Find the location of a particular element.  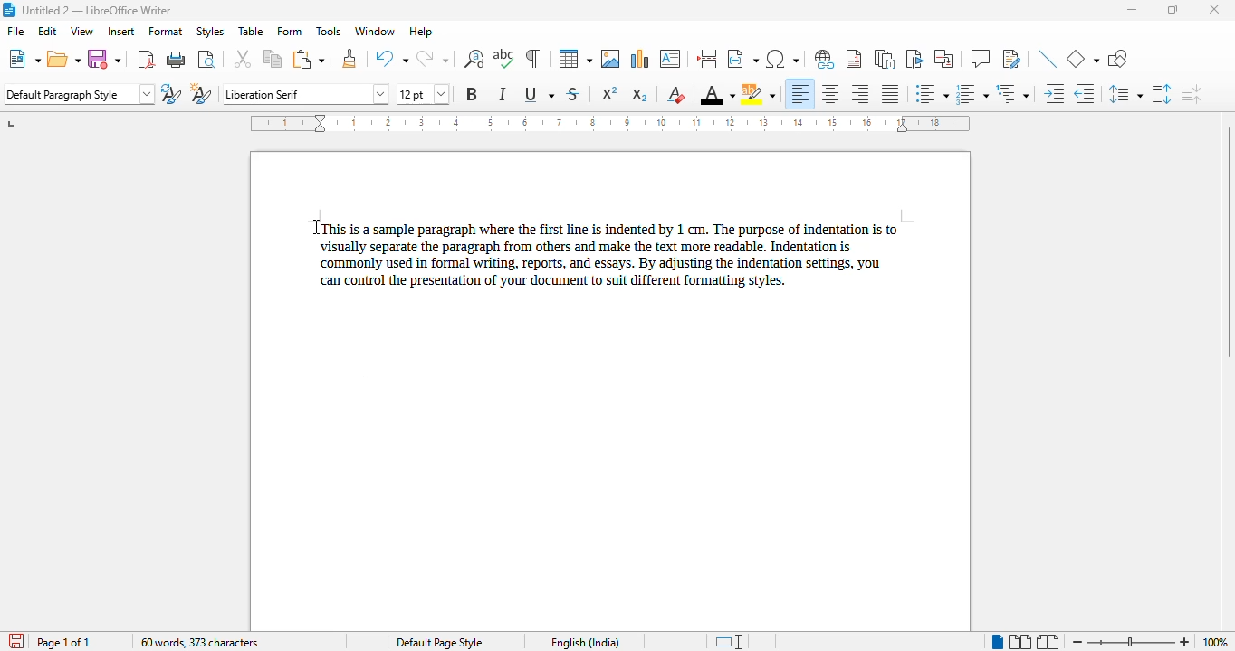

clone formatting is located at coordinates (349, 59).